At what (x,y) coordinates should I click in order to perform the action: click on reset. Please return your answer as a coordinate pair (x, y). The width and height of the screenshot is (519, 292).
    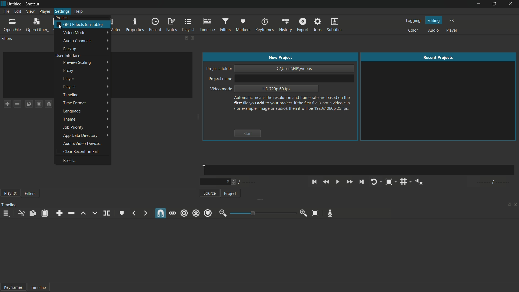
    Looking at the image, I should click on (69, 160).